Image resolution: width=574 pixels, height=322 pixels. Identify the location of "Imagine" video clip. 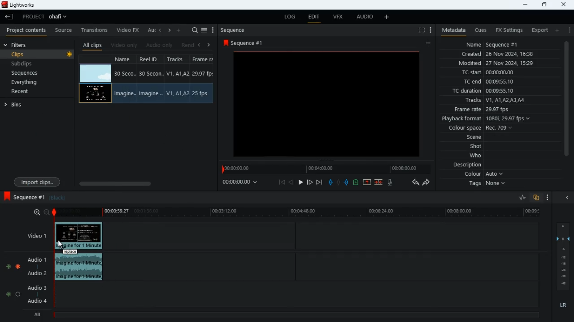
(79, 237).